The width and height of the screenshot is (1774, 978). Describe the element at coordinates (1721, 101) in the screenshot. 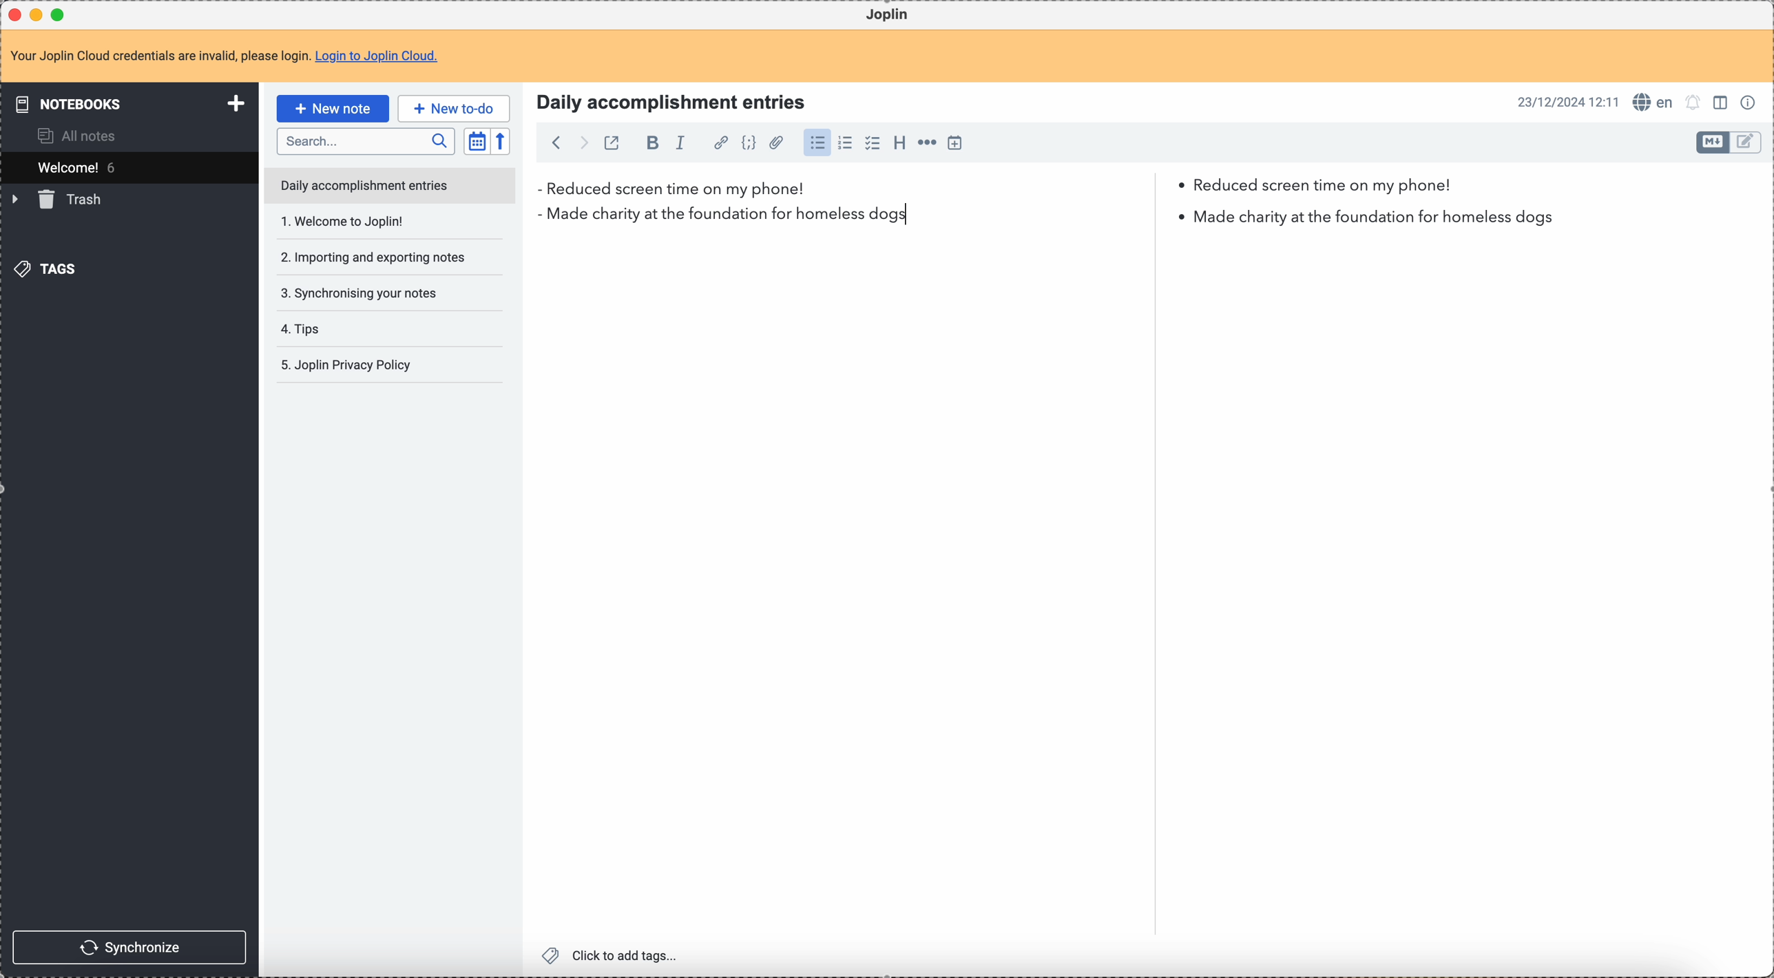

I see `toggle edit layout` at that location.